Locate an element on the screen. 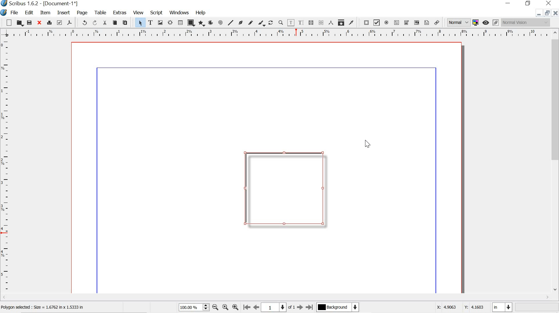  link text frame is located at coordinates (311, 22).